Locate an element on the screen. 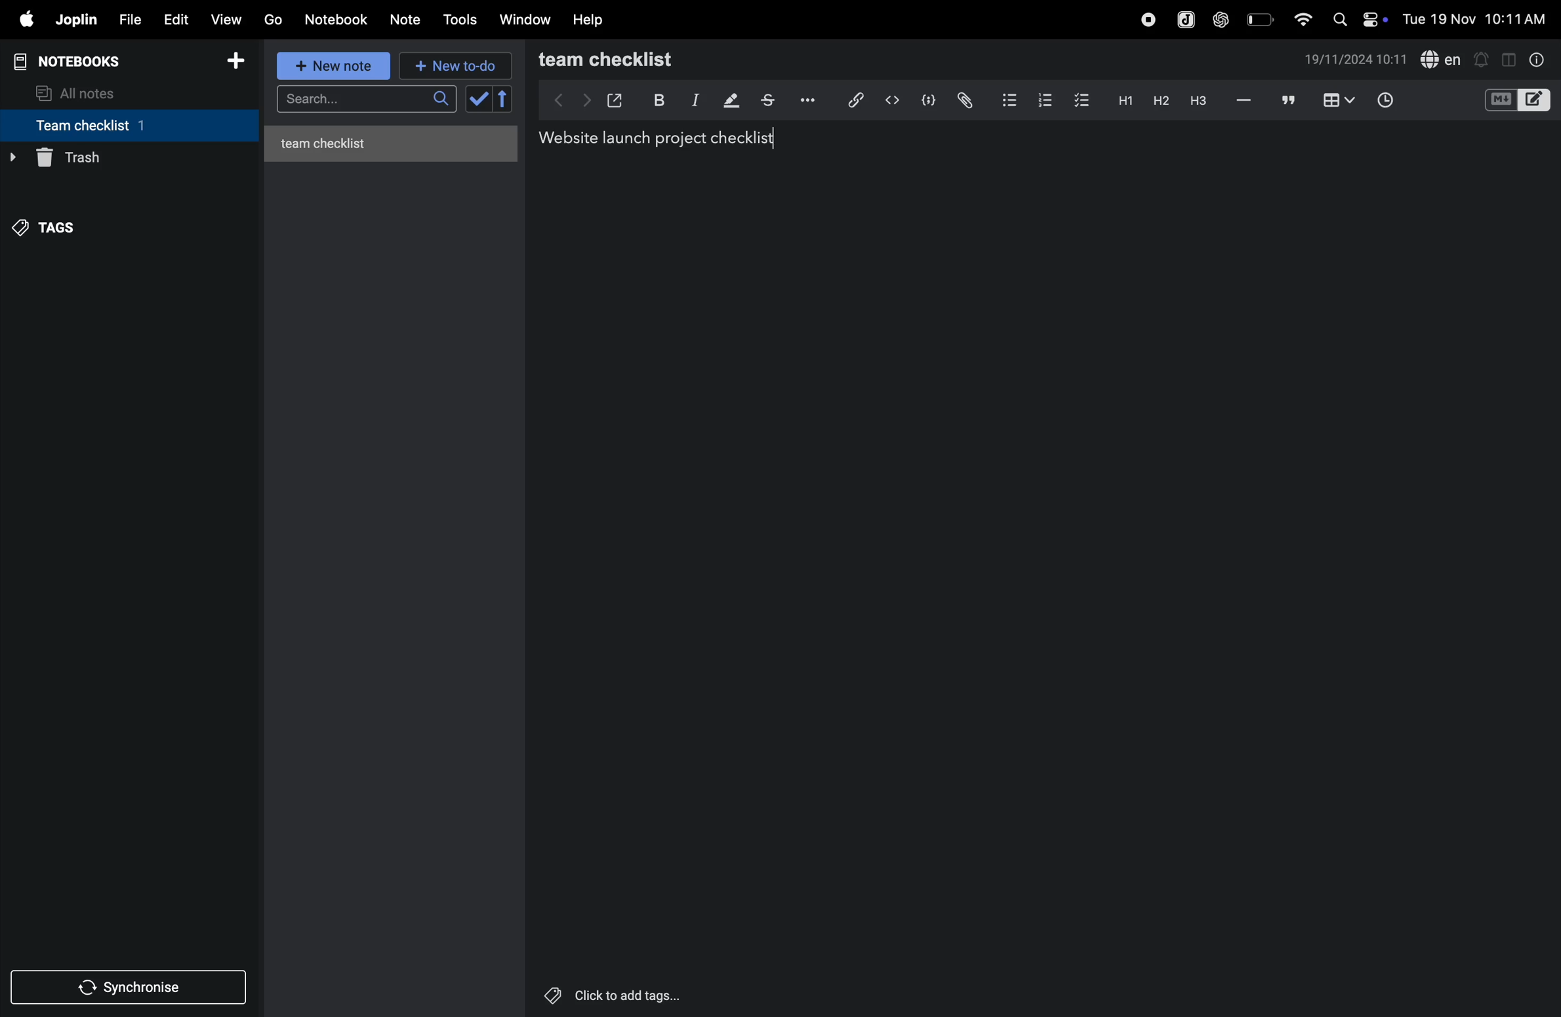  checklist is located at coordinates (1084, 101).